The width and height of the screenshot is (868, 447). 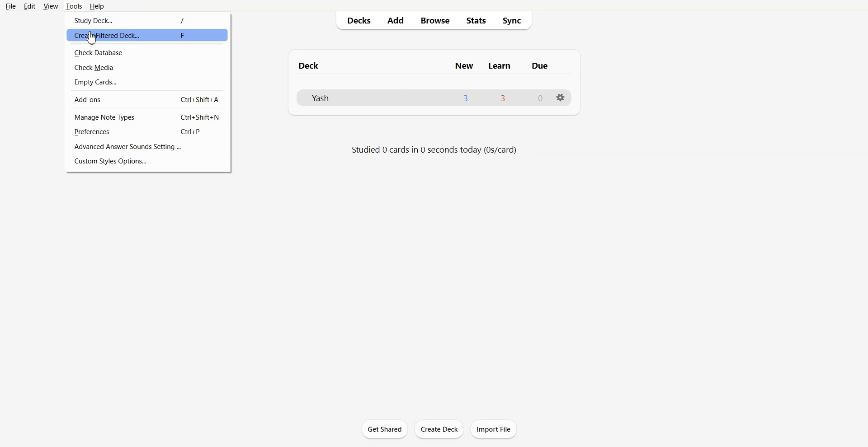 What do you see at coordinates (439, 429) in the screenshot?
I see `Create Deck` at bounding box center [439, 429].